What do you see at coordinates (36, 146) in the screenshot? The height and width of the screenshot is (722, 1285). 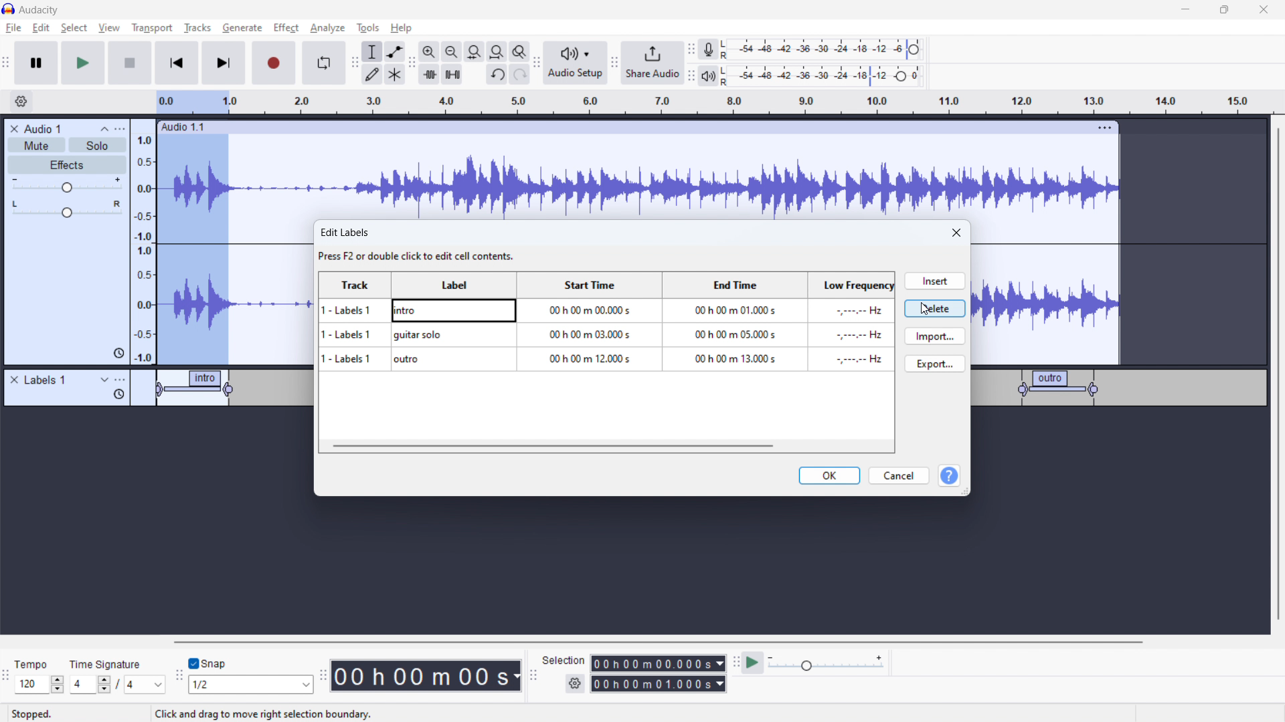 I see `mute` at bounding box center [36, 146].